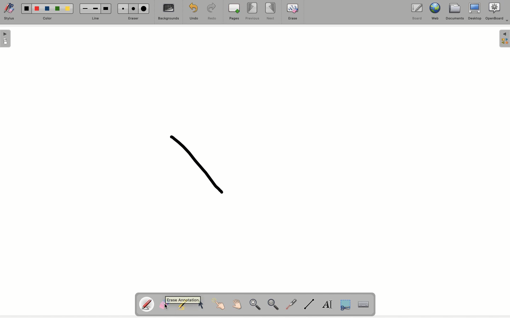  Describe the element at coordinates (255, 305) in the screenshot. I see `Zoom in` at that location.